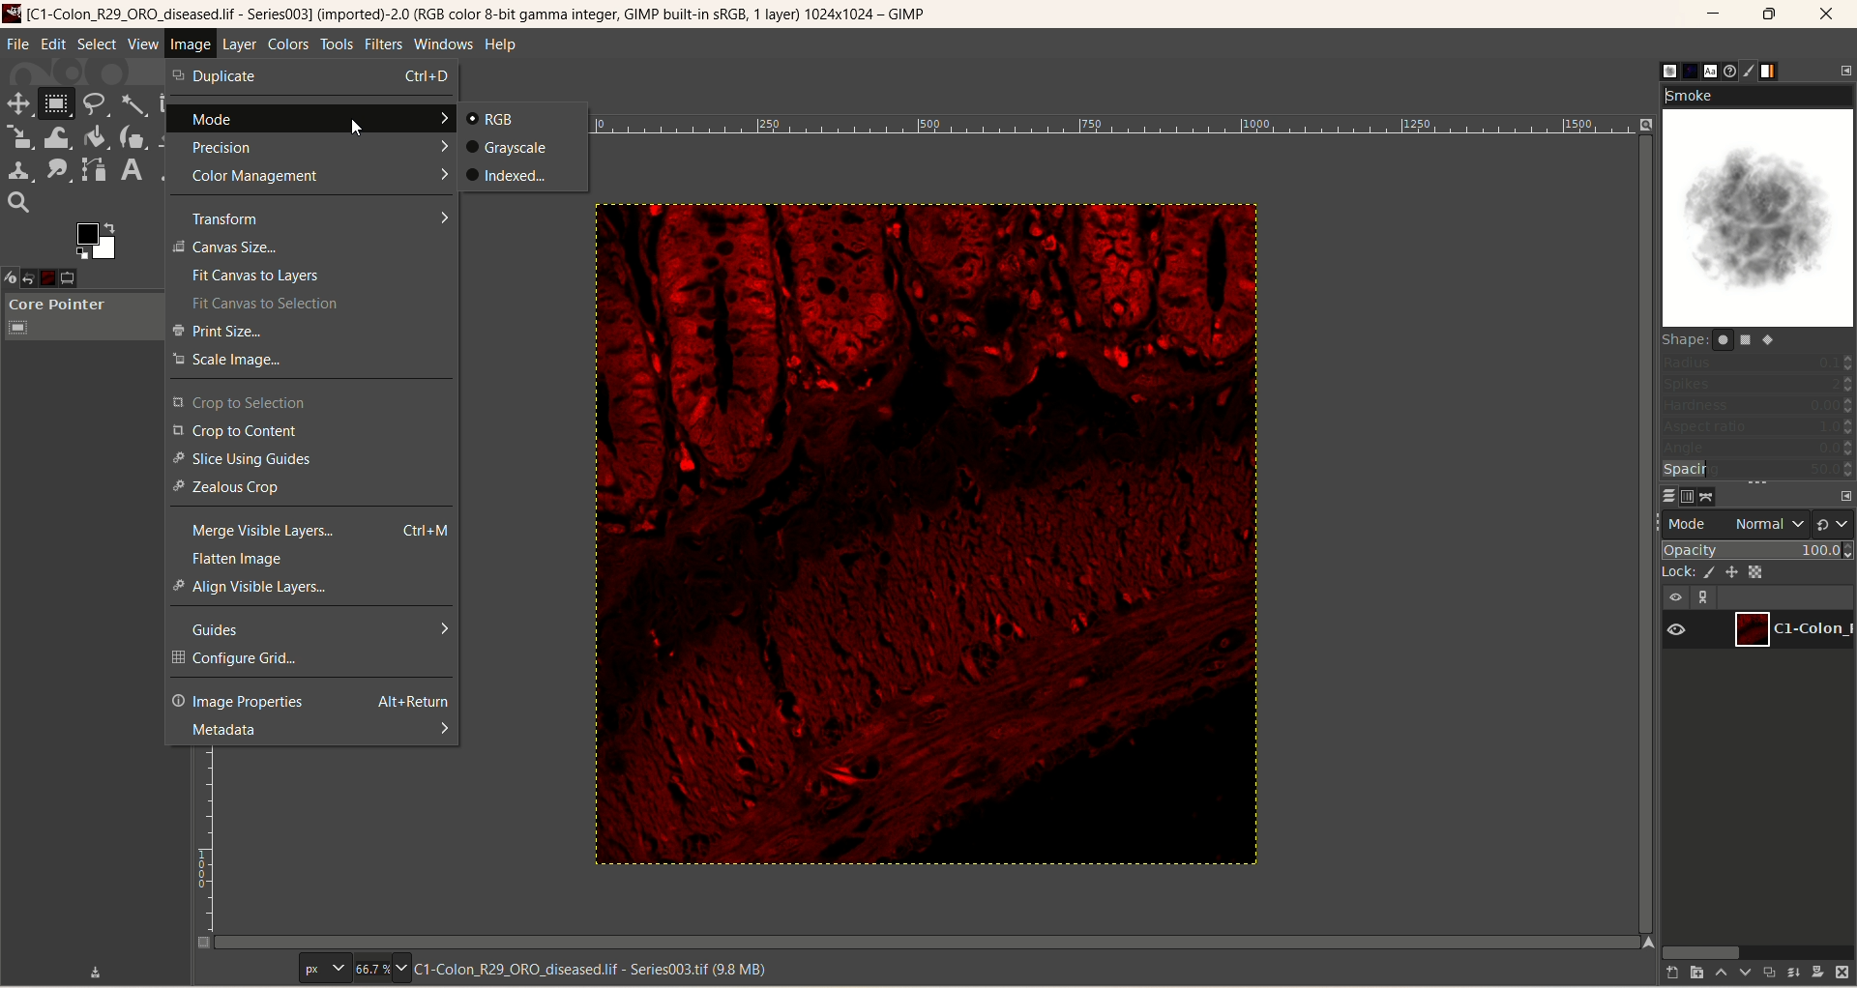 The height and width of the screenshot is (988, 1857). What do you see at coordinates (444, 44) in the screenshot?
I see `windows` at bounding box center [444, 44].